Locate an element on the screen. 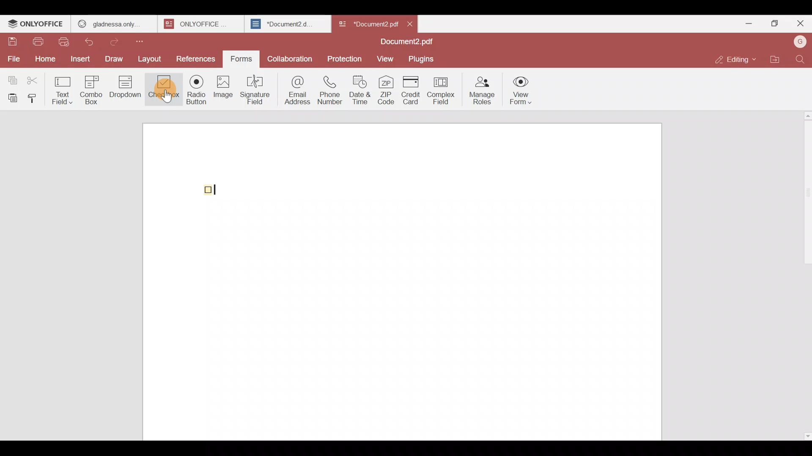 The width and height of the screenshot is (812, 456). Close is located at coordinates (800, 25).